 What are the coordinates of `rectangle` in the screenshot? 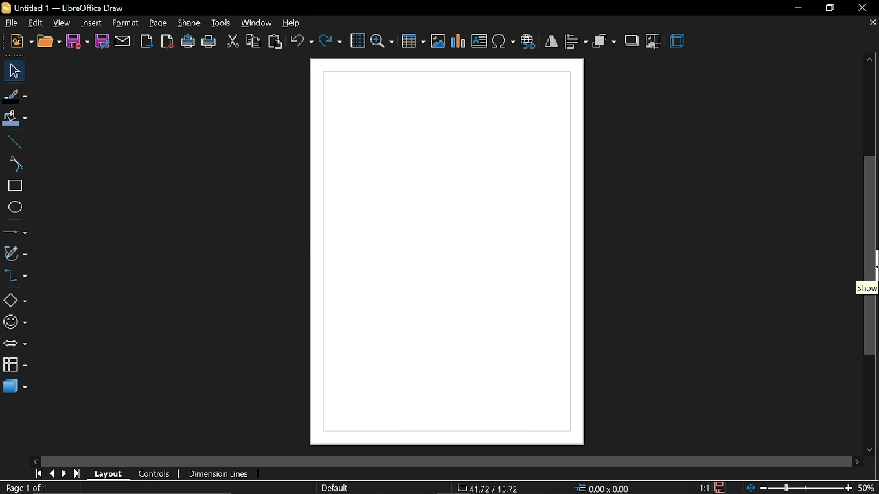 It's located at (14, 187).